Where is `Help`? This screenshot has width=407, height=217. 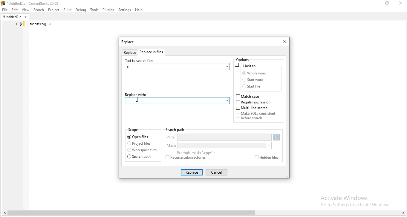
Help is located at coordinates (140, 10).